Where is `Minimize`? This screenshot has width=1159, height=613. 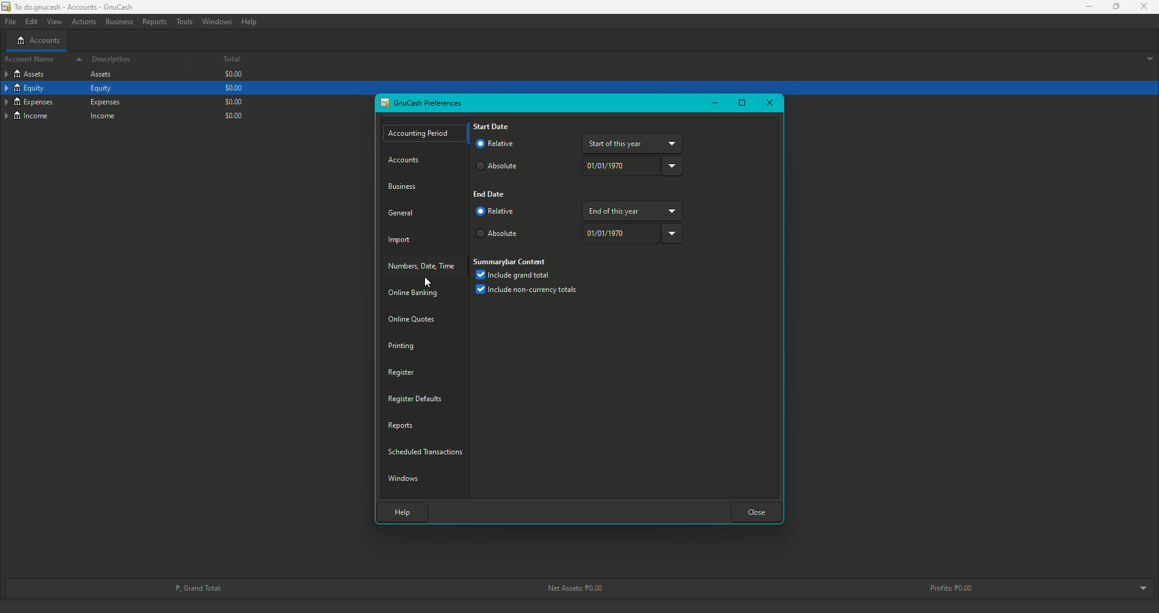 Minimize is located at coordinates (1085, 7).